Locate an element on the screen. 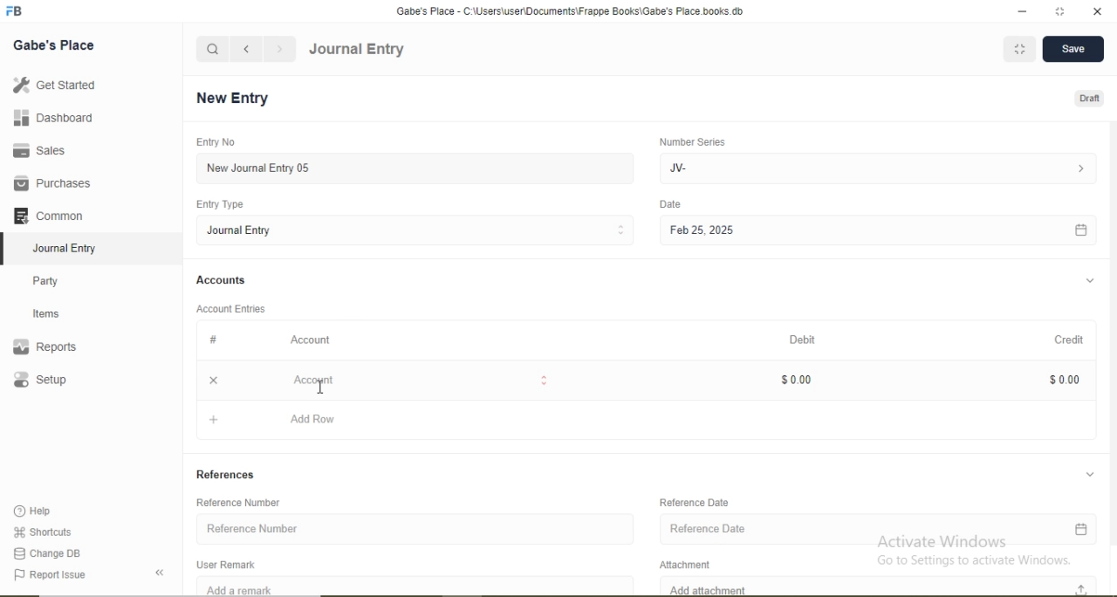  Accounts. is located at coordinates (222, 280).